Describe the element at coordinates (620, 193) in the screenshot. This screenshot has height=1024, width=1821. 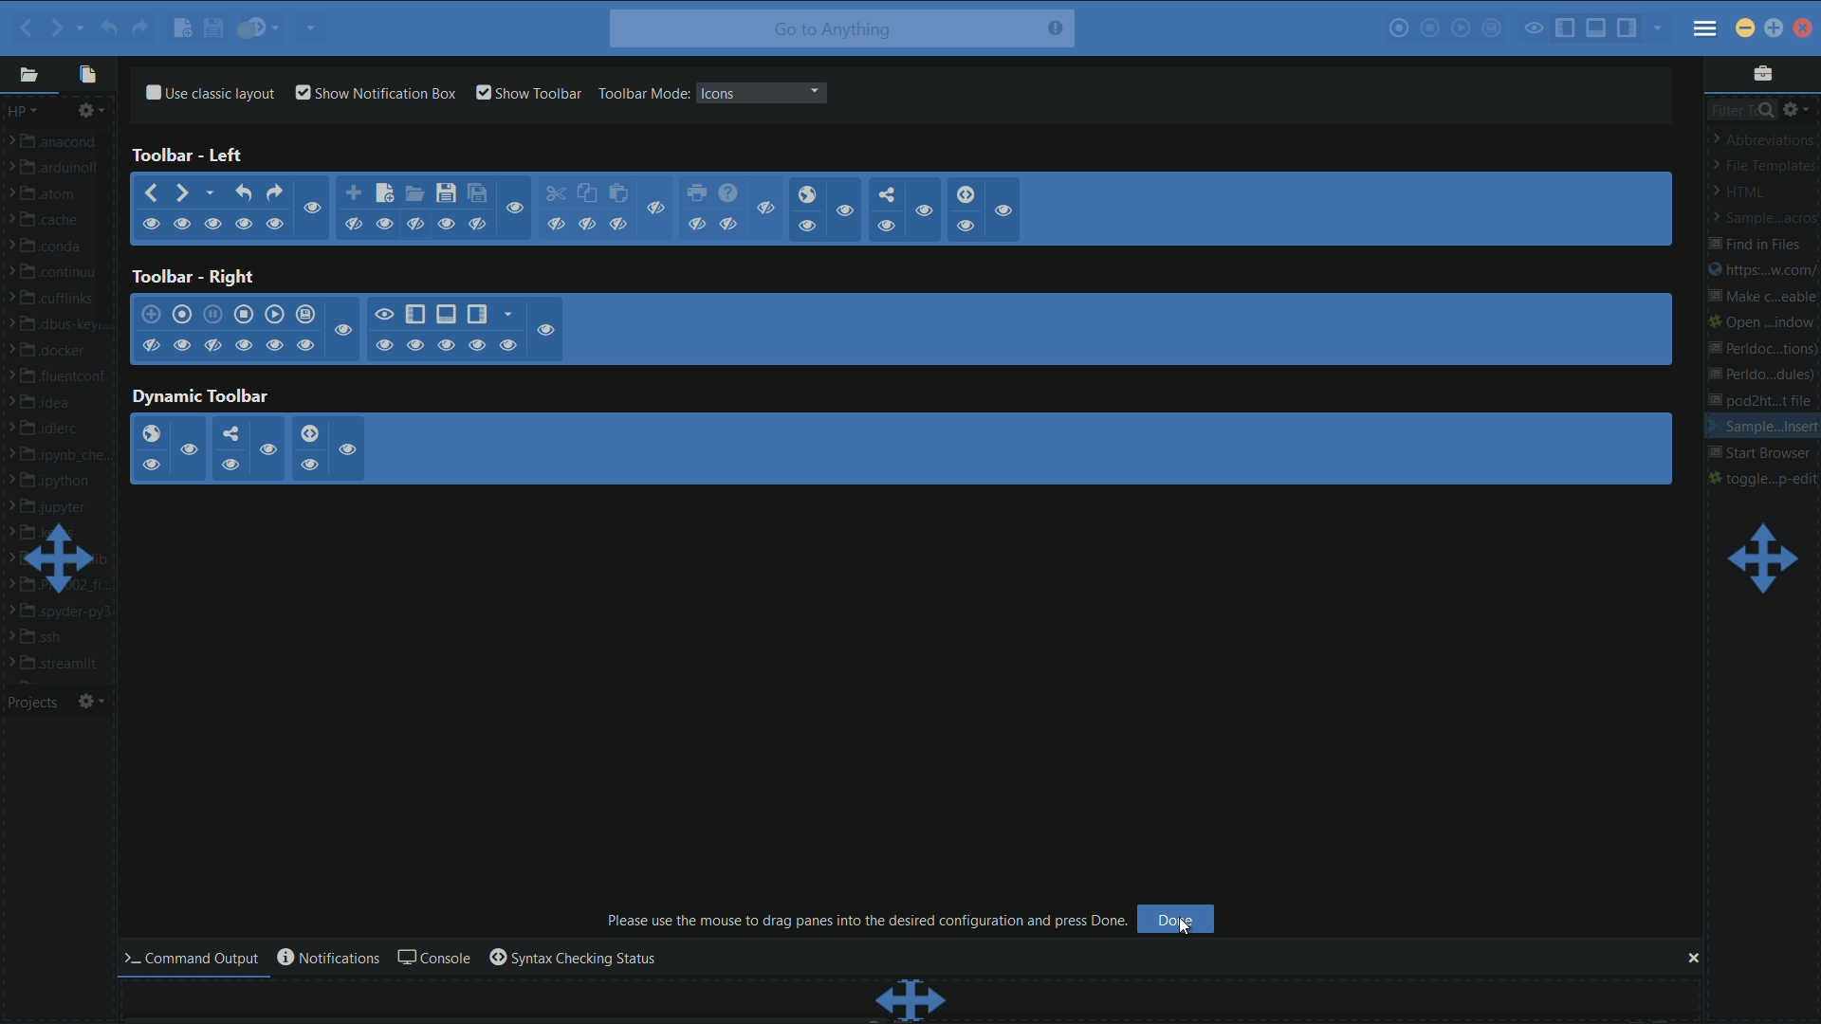
I see `paste` at that location.